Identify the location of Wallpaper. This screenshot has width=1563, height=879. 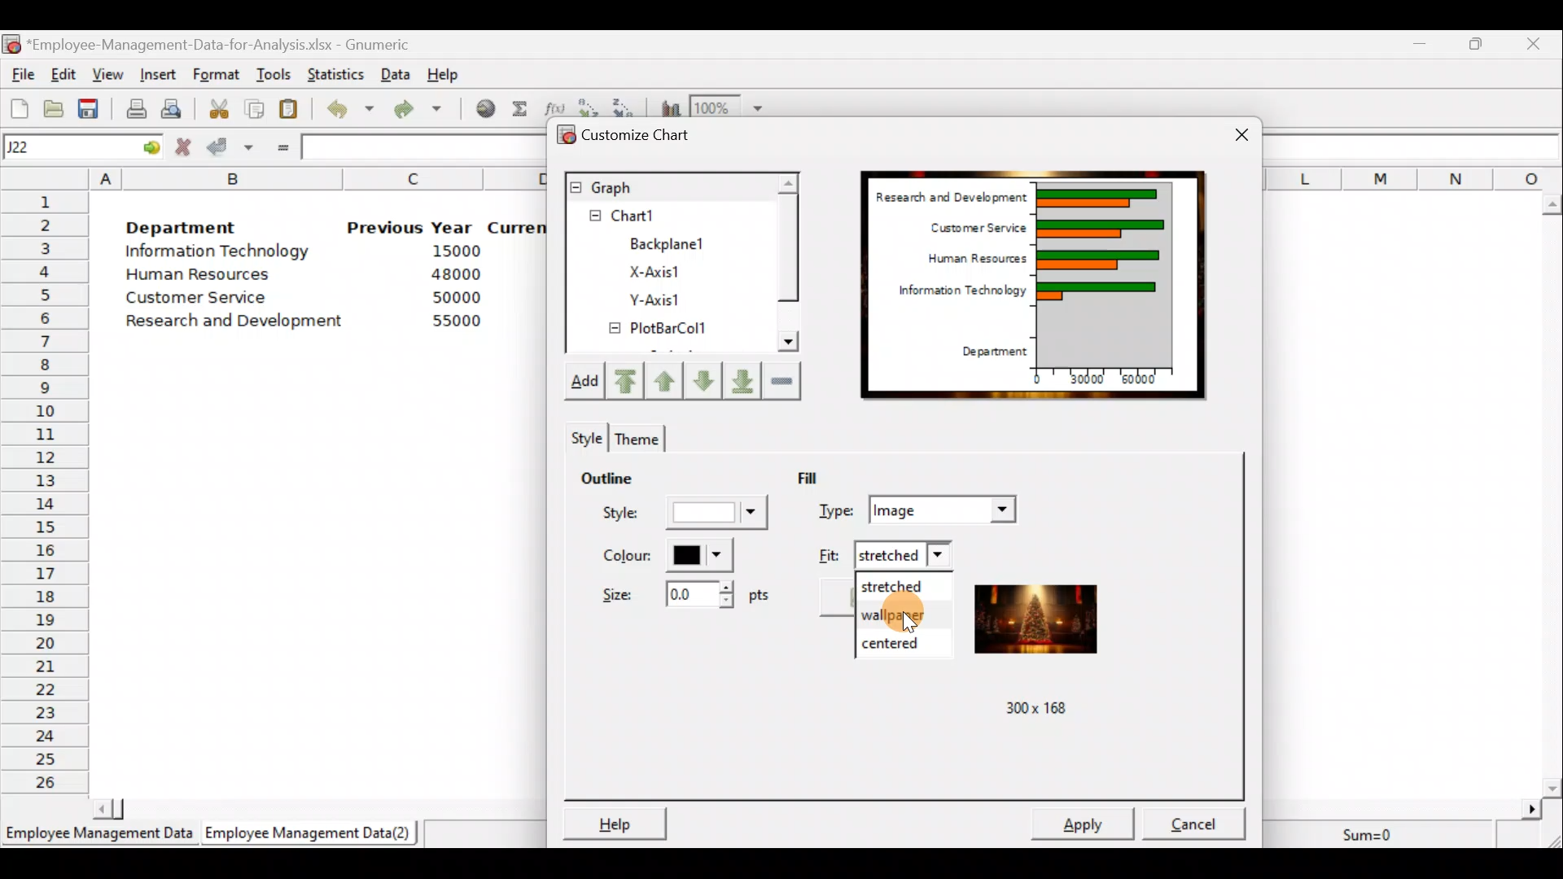
(900, 614).